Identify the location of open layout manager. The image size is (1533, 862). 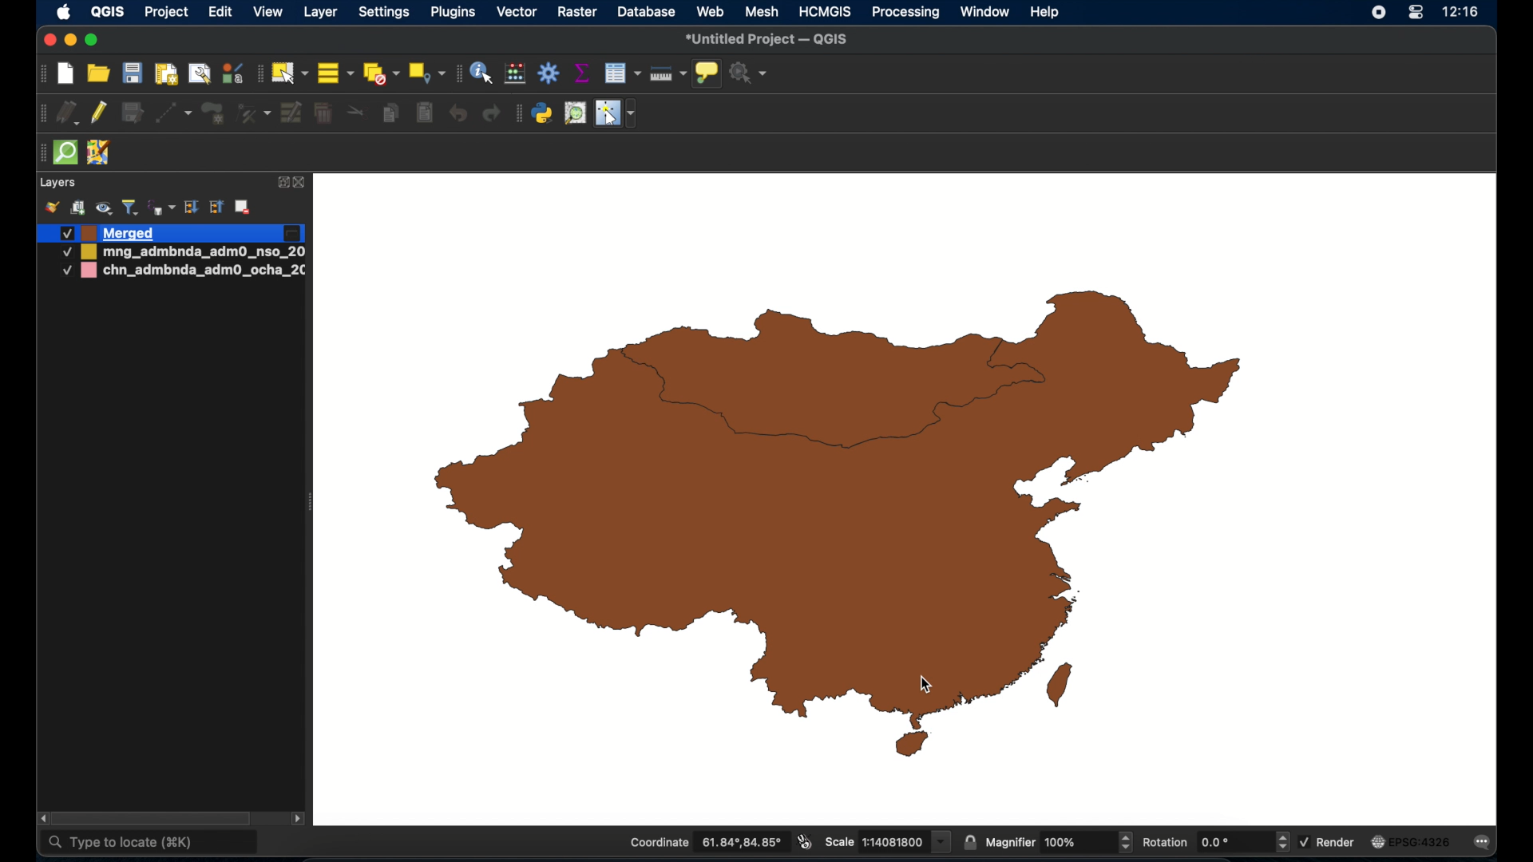
(199, 73).